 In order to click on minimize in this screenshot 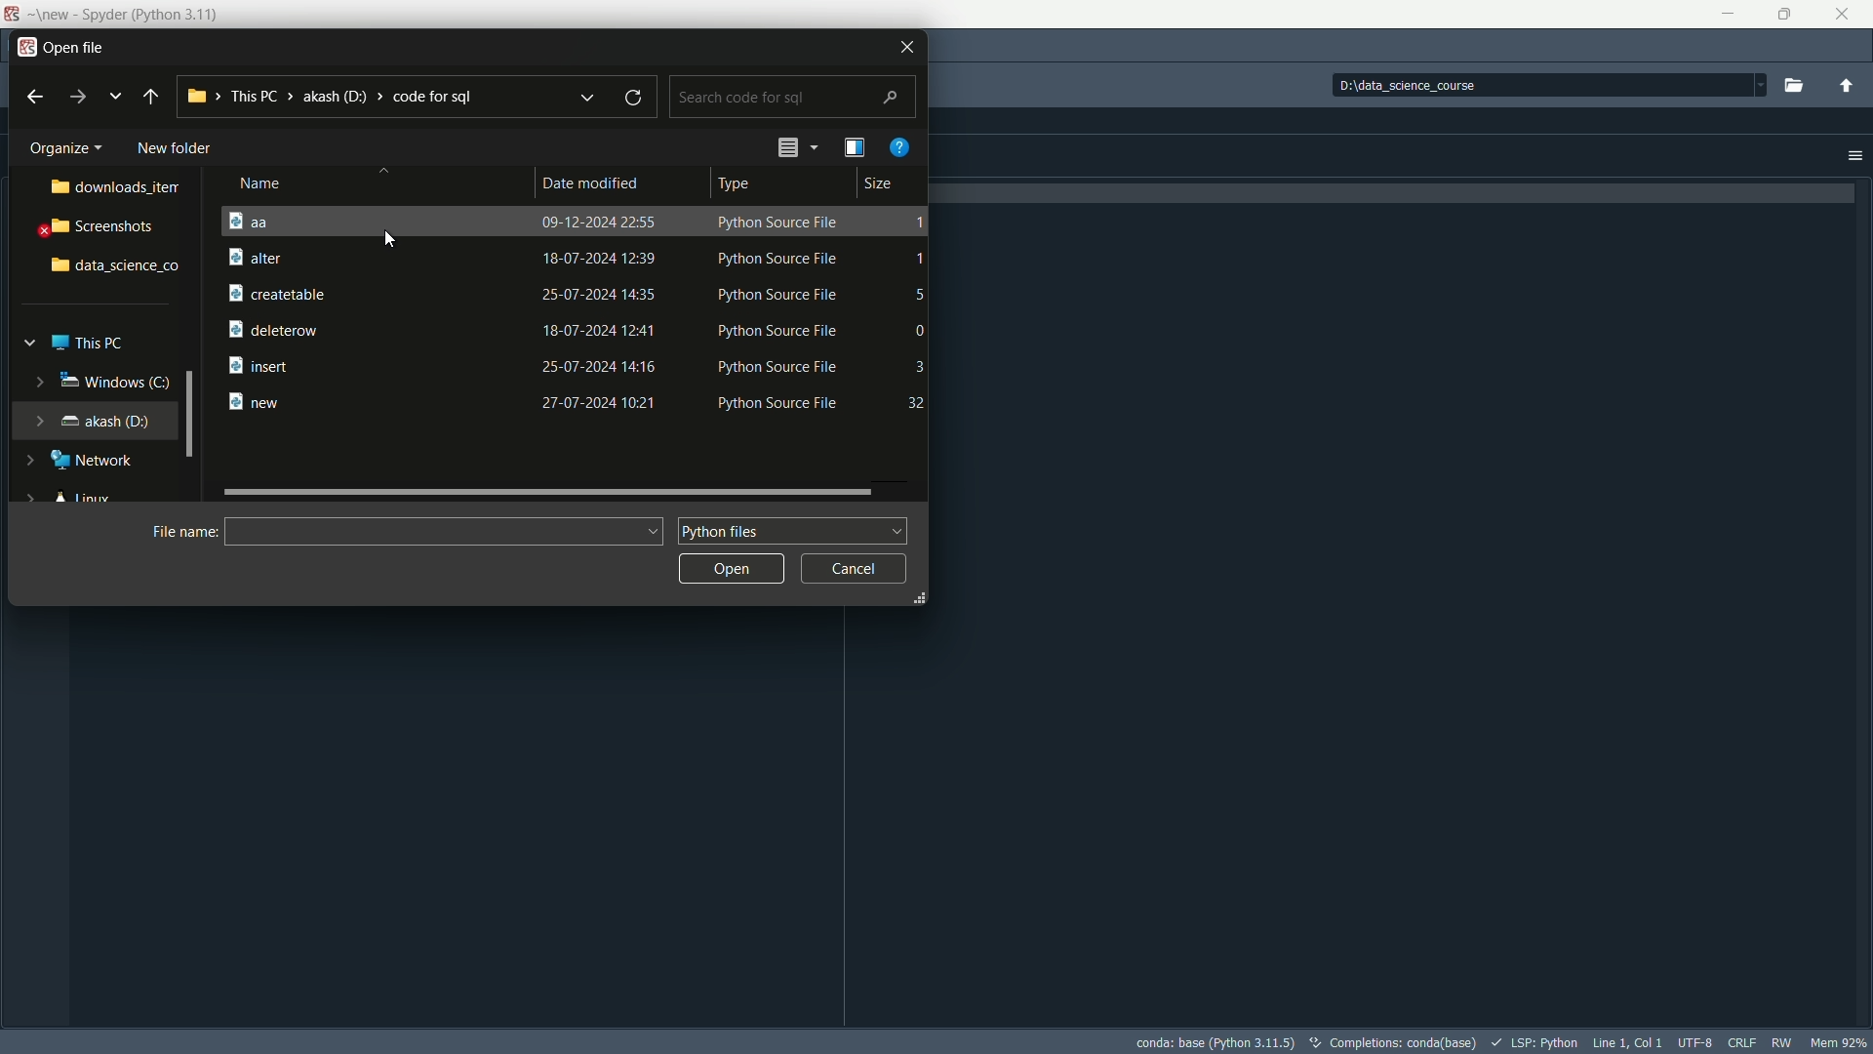, I will do `click(1731, 15)`.